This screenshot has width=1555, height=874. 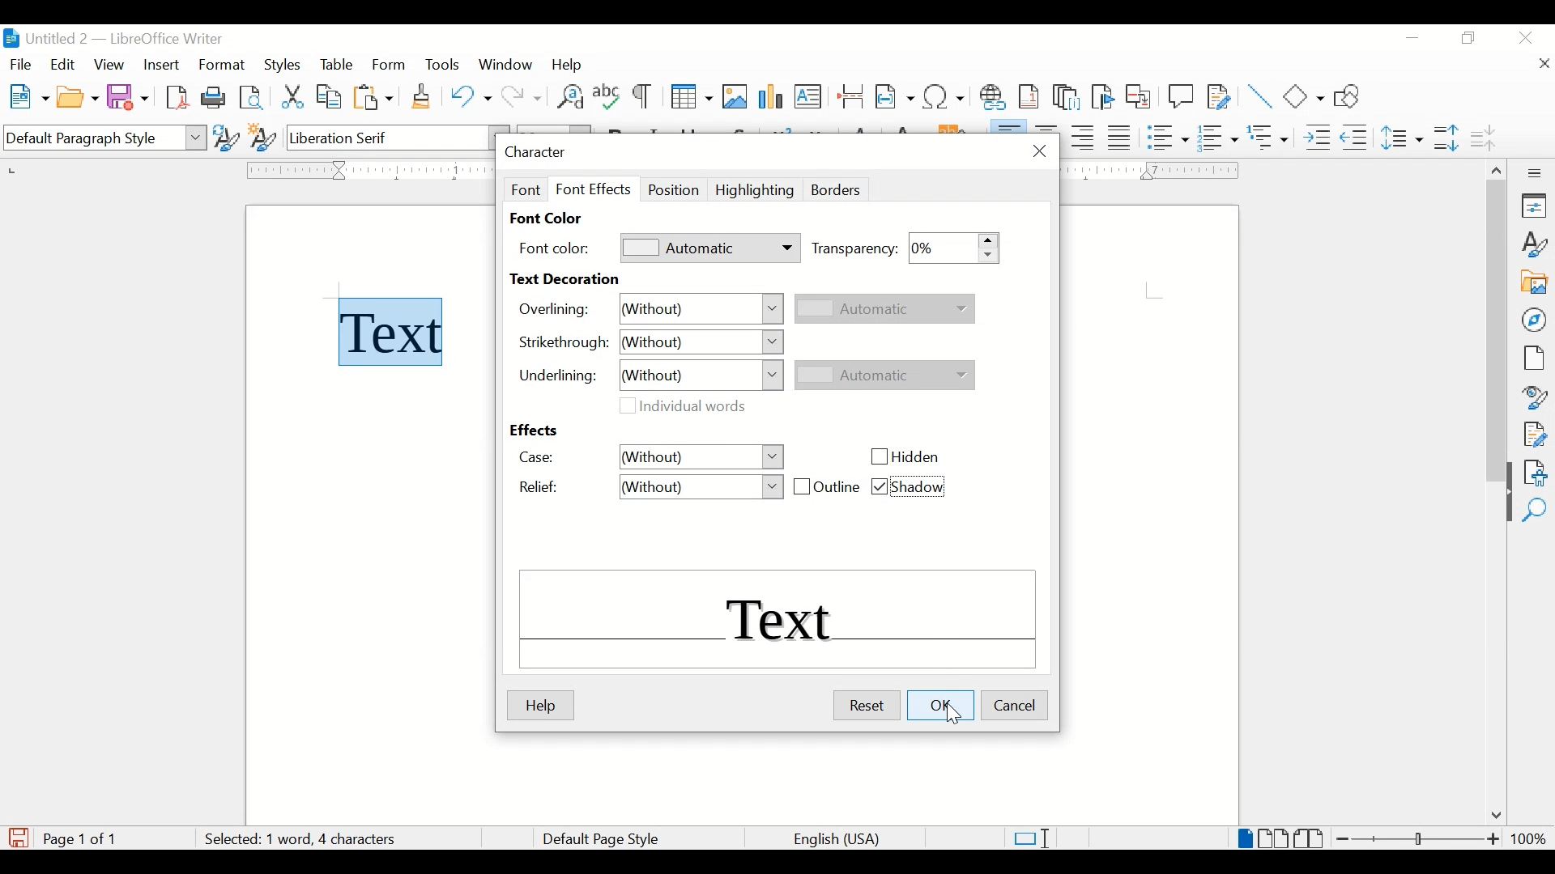 I want to click on styles, so click(x=284, y=66).